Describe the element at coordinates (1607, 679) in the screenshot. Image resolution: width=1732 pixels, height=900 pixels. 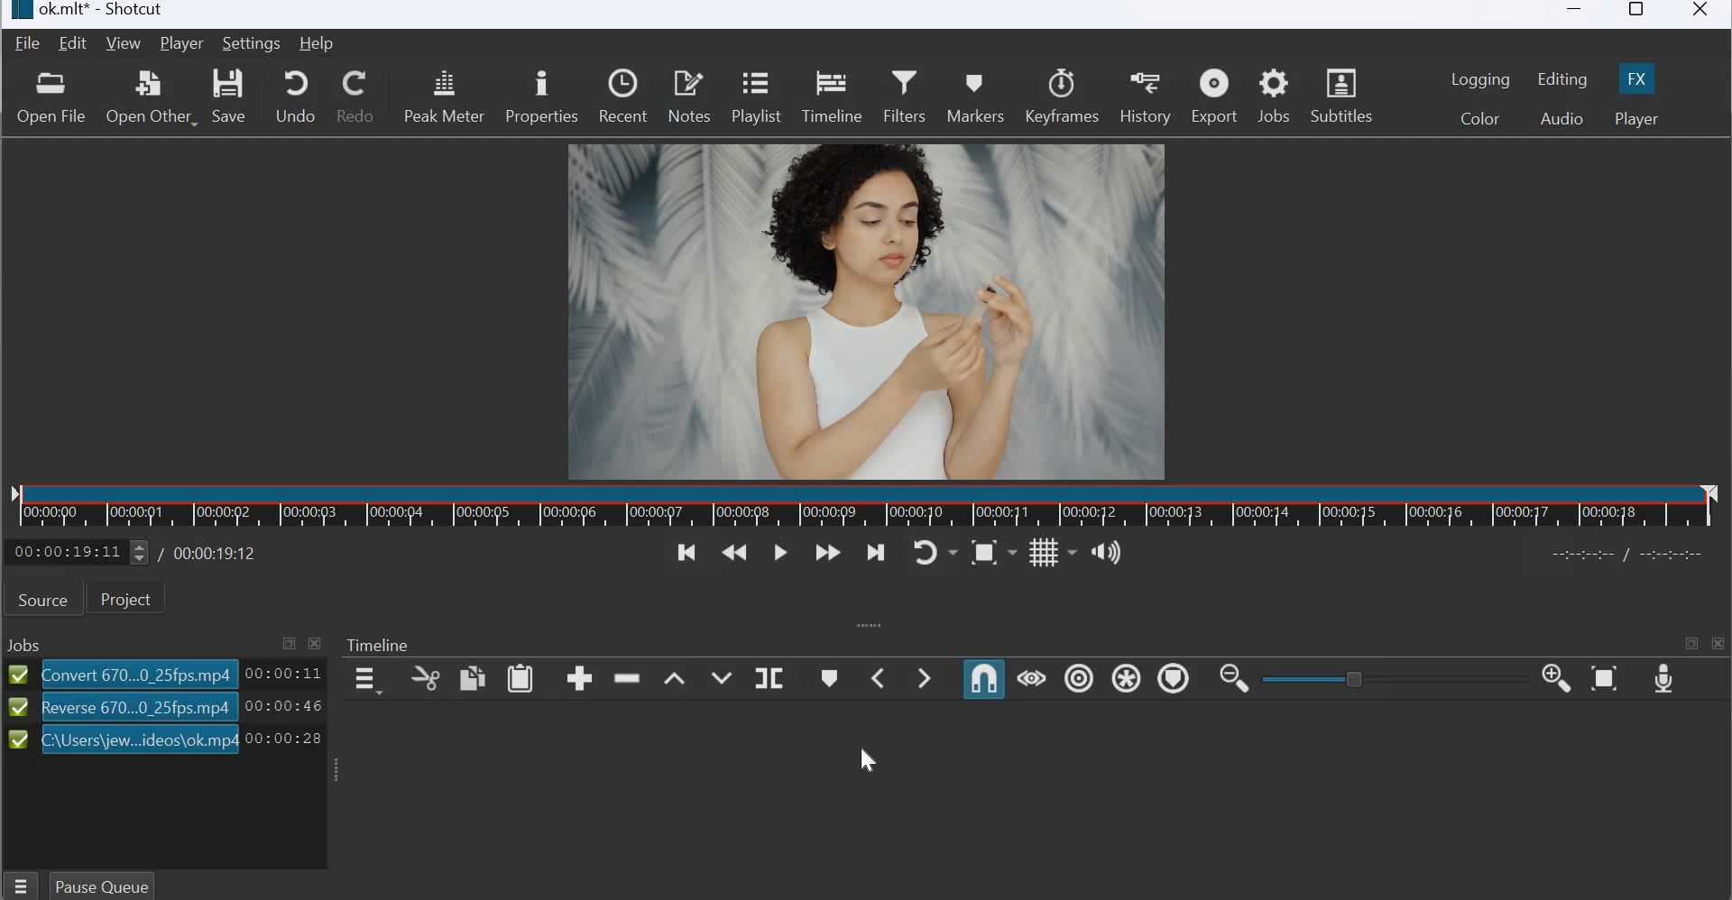
I see `Zoom Timeline to Fit` at that location.